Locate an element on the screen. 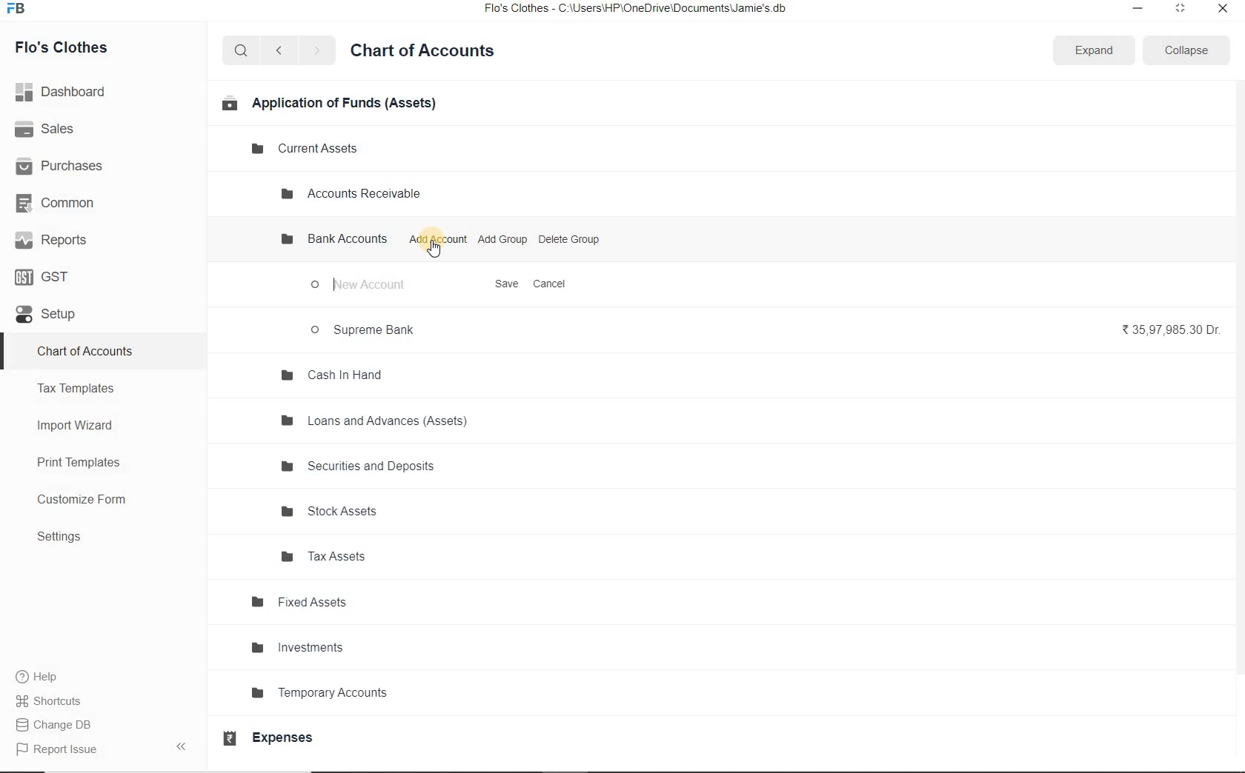 The image size is (1245, 773). Loans and Advances (Assets) is located at coordinates (384, 426).